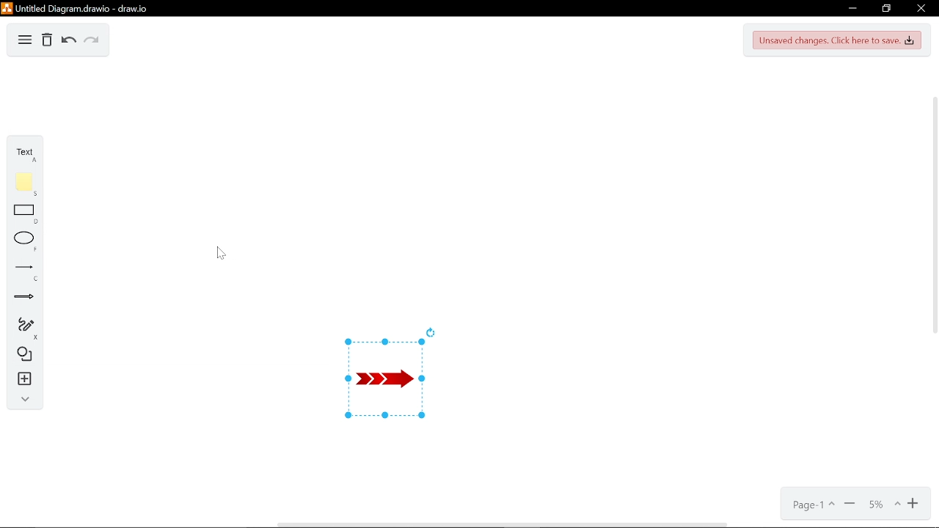 The width and height of the screenshot is (939, 528). I want to click on Restore down, so click(886, 8).